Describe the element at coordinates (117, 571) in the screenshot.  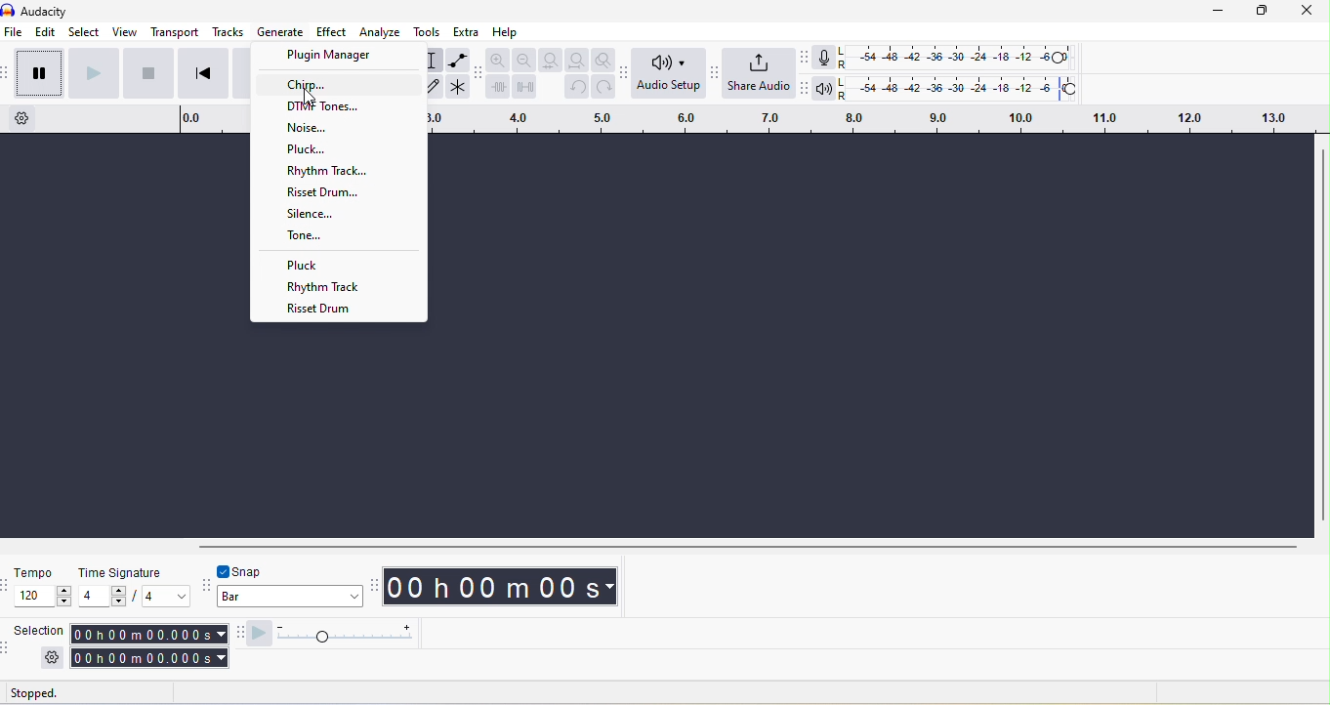
I see `time signature` at that location.